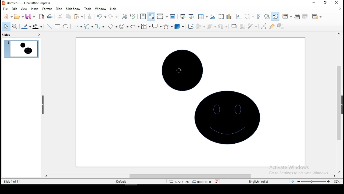 Image resolution: width=344 pixels, height=194 pixels. Describe the element at coordinates (66, 26) in the screenshot. I see `ellipse` at that location.